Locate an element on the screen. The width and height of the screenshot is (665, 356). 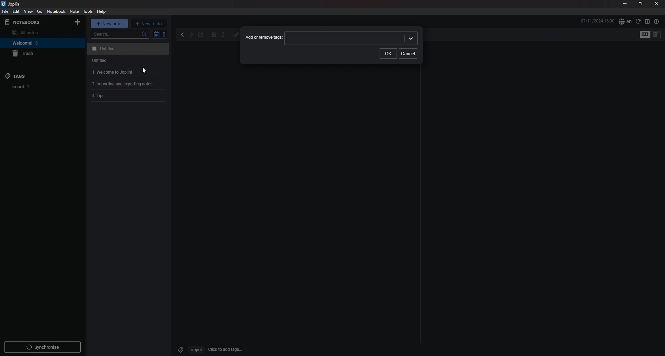
time and date is located at coordinates (597, 21).